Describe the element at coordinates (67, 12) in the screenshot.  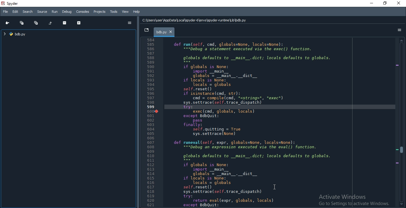
I see `Debug` at that location.